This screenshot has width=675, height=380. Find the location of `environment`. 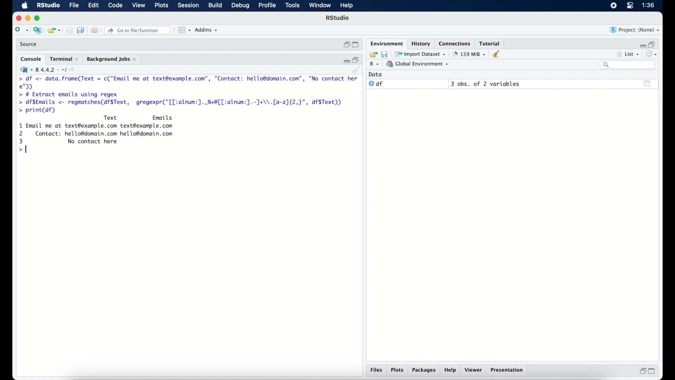

environment is located at coordinates (386, 43).